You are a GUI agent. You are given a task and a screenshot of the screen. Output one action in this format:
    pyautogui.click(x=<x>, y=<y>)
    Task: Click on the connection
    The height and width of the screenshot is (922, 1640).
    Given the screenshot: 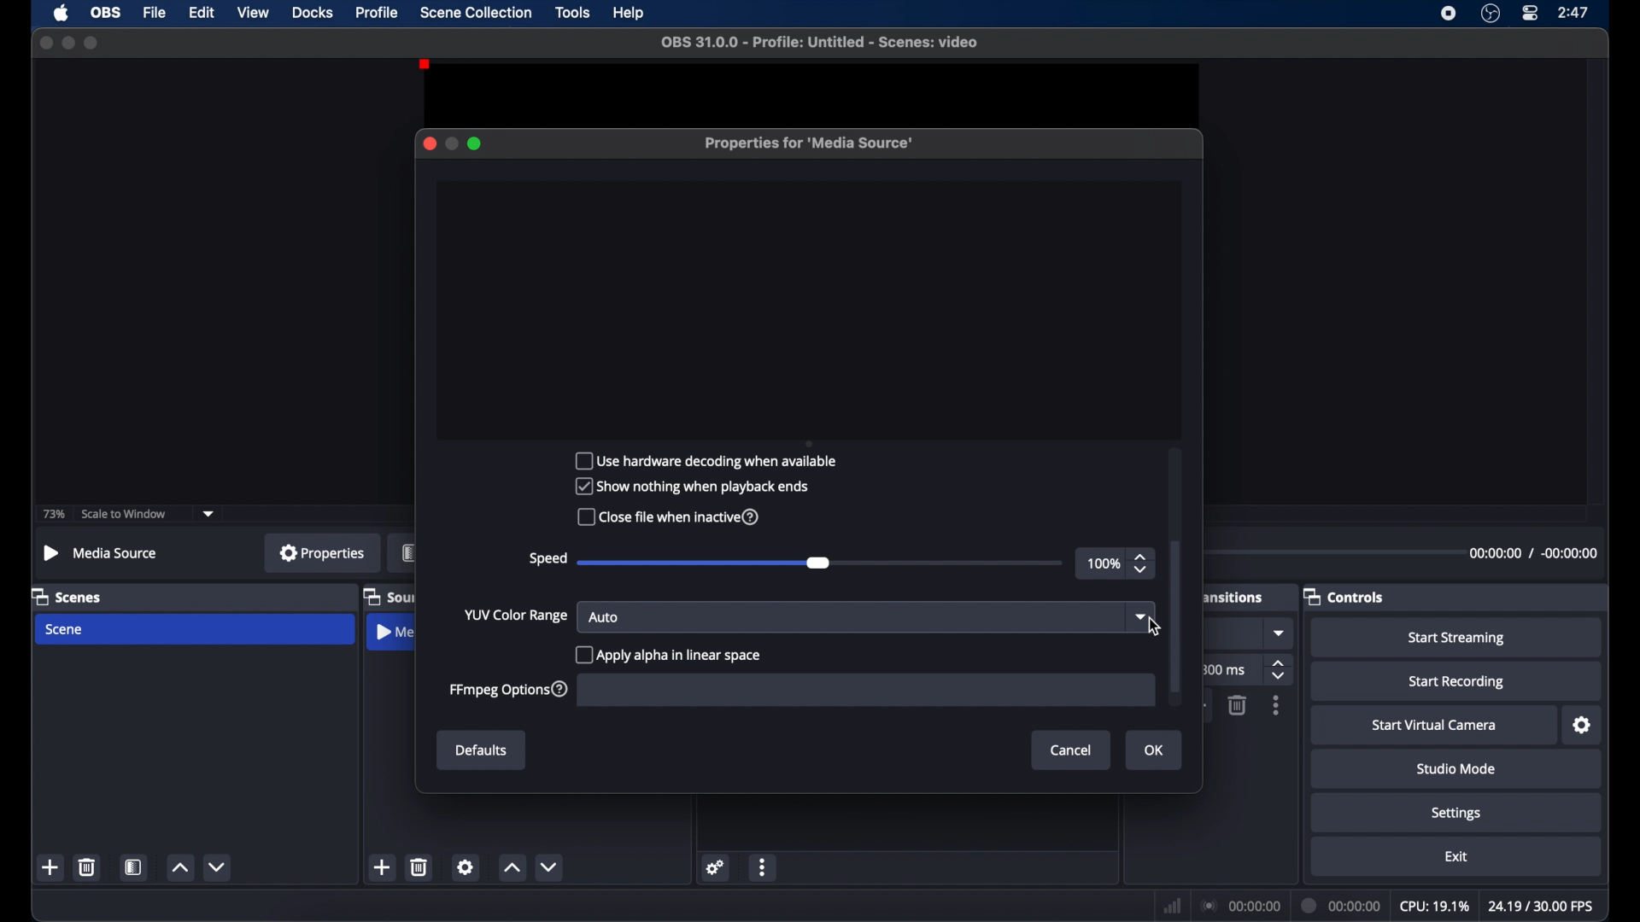 What is the action you would take?
    pyautogui.click(x=1241, y=906)
    